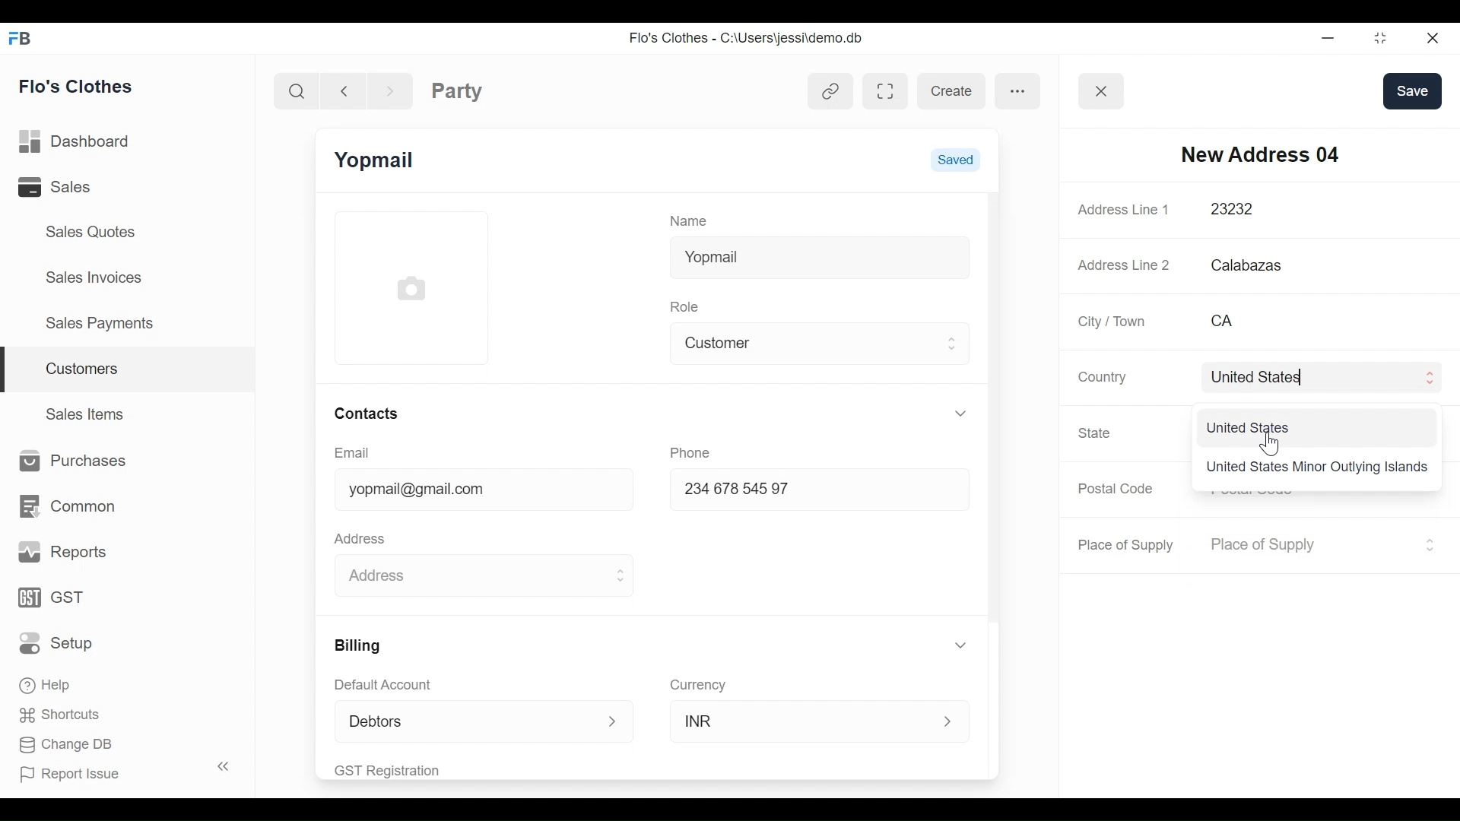 This screenshot has height=821, width=1460. Describe the element at coordinates (699, 684) in the screenshot. I see `Currency` at that location.